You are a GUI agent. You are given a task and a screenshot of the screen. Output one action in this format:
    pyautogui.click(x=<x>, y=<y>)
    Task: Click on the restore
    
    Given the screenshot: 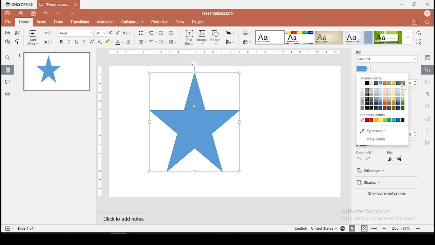 What is the action you would take?
    pyautogui.click(x=415, y=4)
    